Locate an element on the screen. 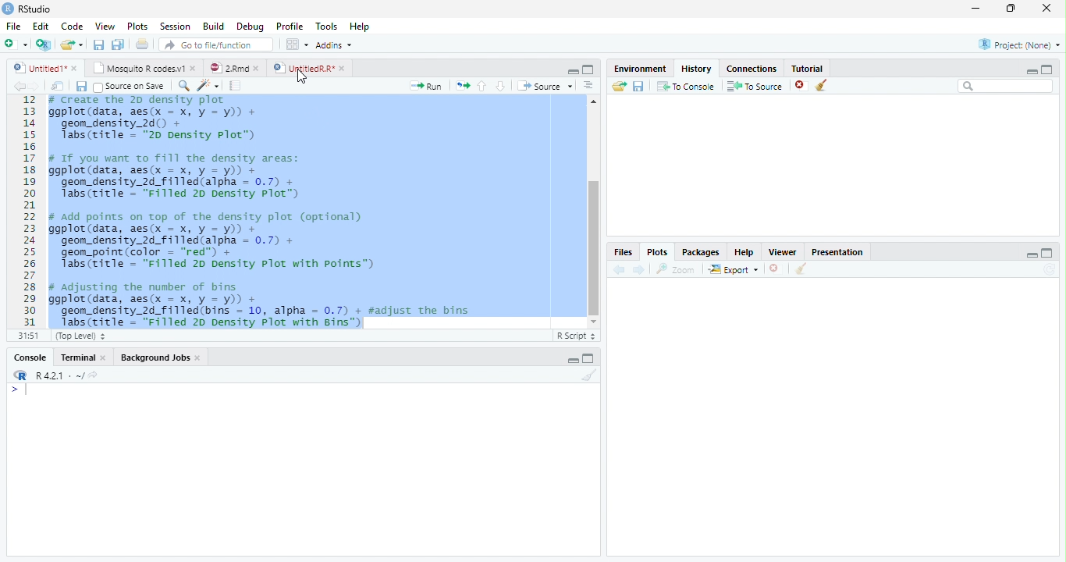 Image resolution: width=1066 pixels, height=562 pixels. Plots is located at coordinates (656, 251).